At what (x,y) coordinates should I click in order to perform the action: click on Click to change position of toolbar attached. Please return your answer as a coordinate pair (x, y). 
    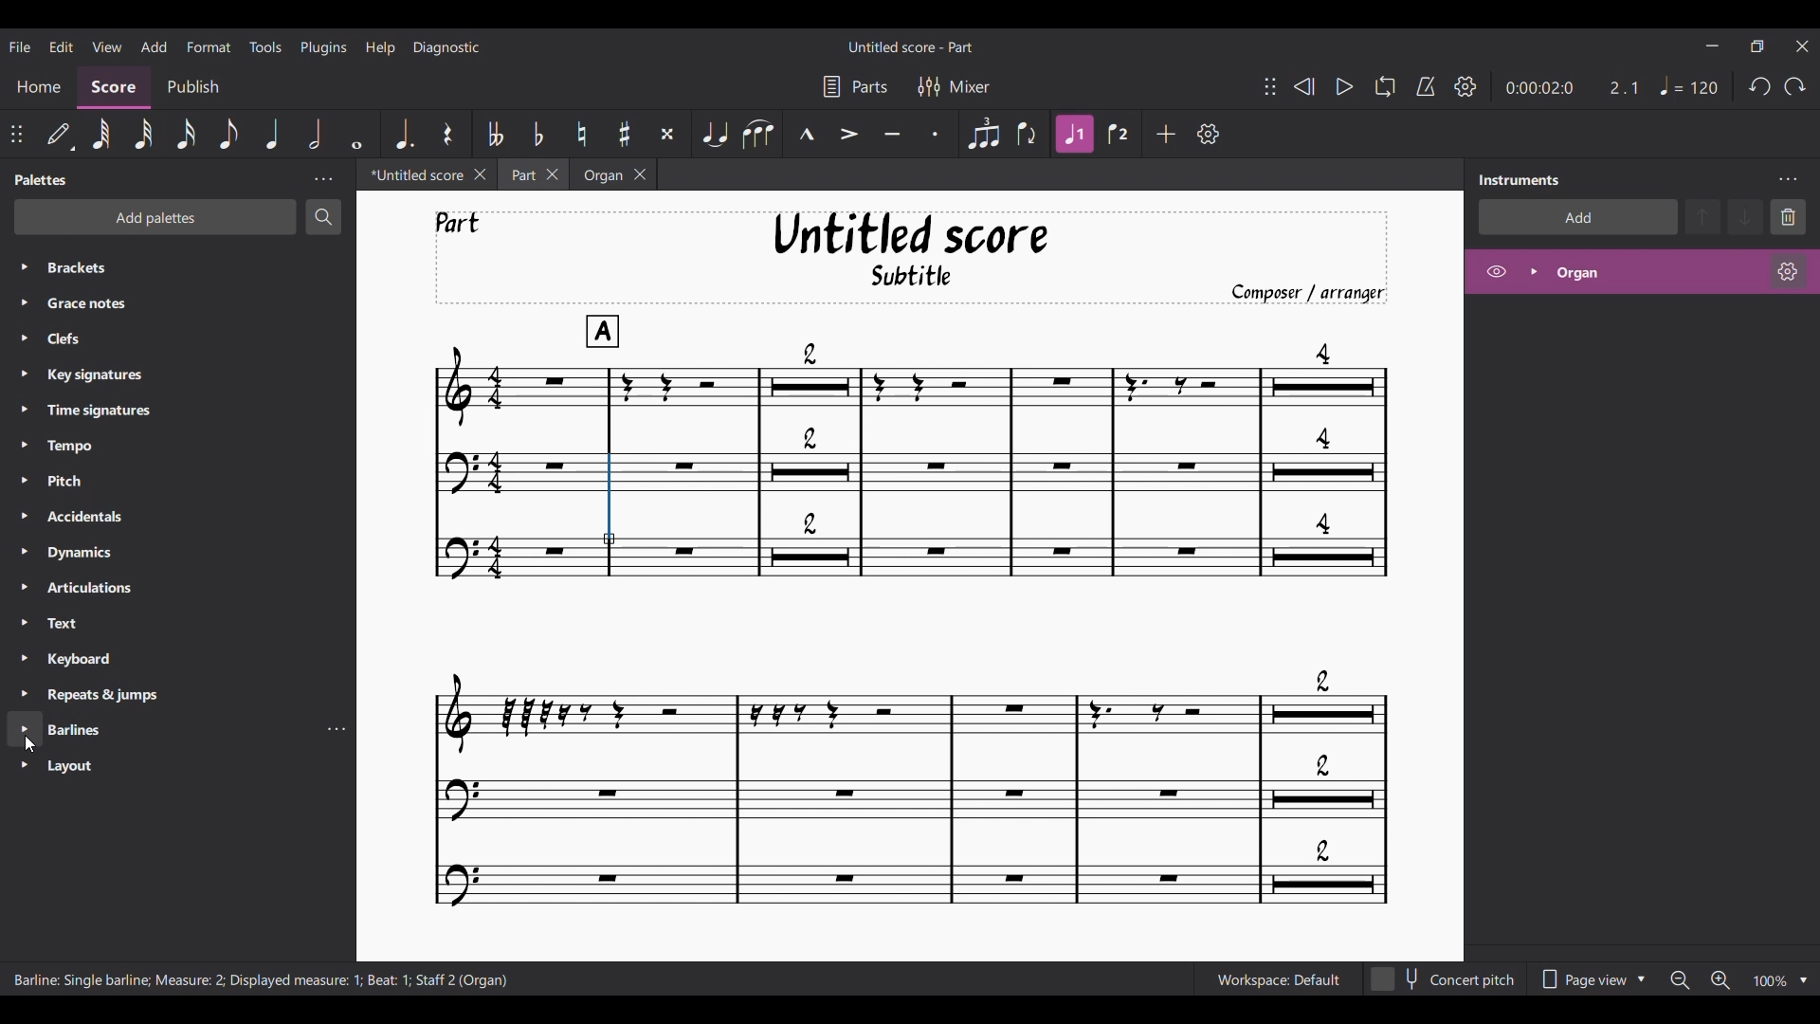
    Looking at the image, I should click on (15, 134).